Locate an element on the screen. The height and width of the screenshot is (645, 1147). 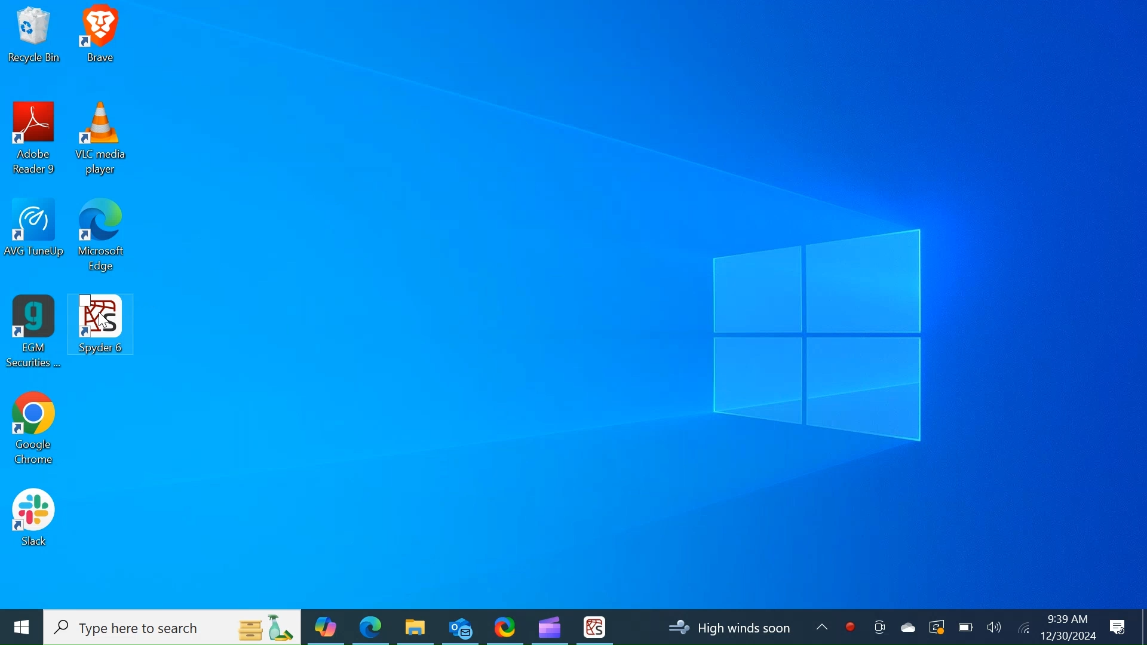
Recycle bin Desktop Icon is located at coordinates (33, 36).